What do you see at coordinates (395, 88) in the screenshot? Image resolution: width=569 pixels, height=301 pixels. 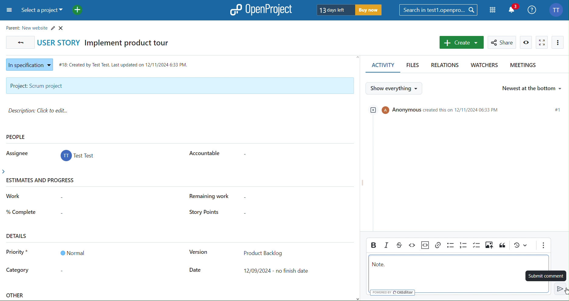 I see `Show everything` at bounding box center [395, 88].